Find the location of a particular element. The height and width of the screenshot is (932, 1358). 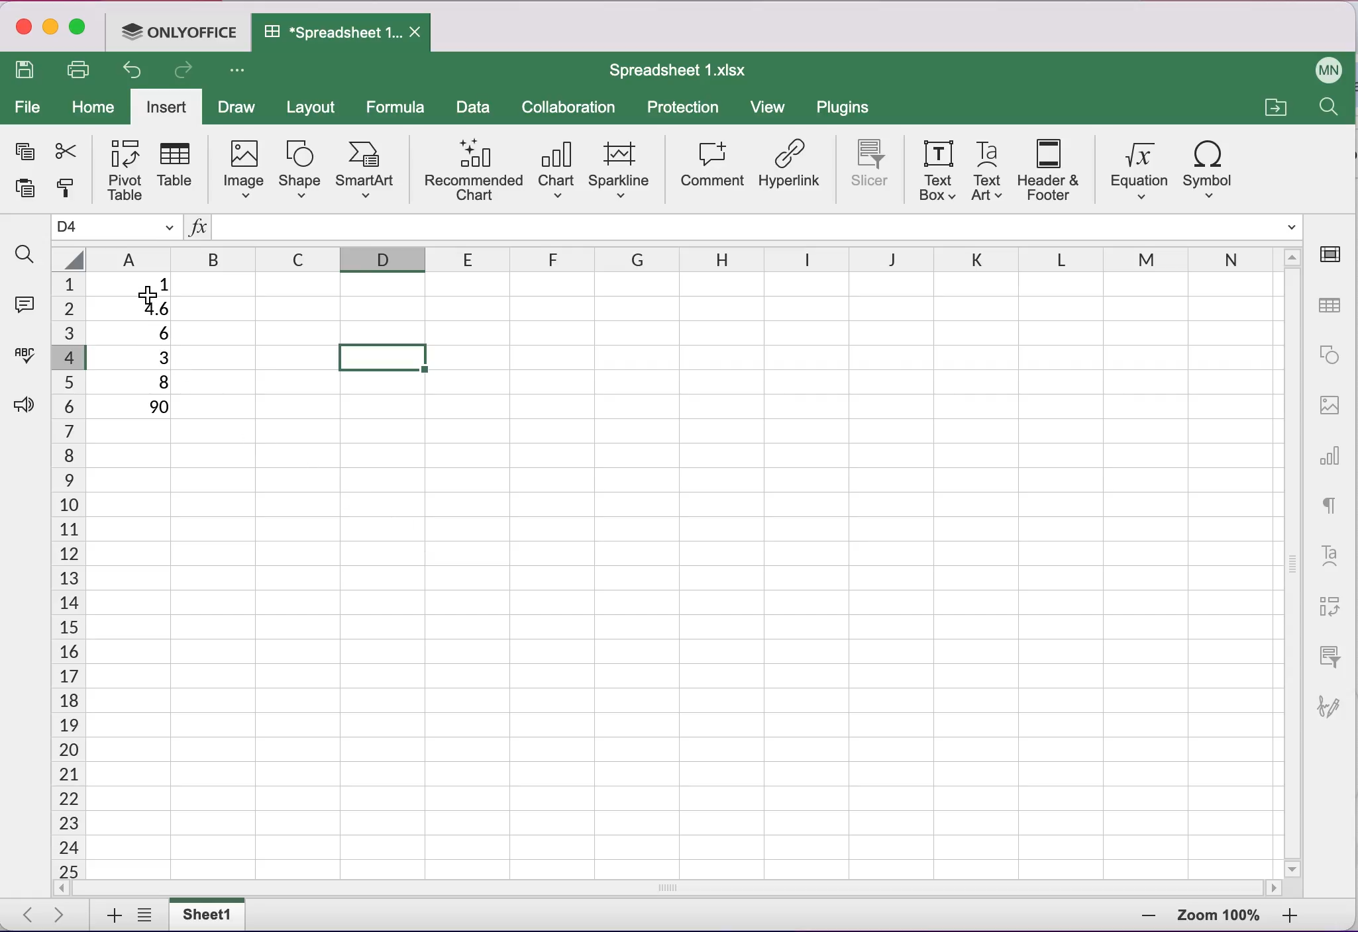

cell settings is located at coordinates (1333, 256).